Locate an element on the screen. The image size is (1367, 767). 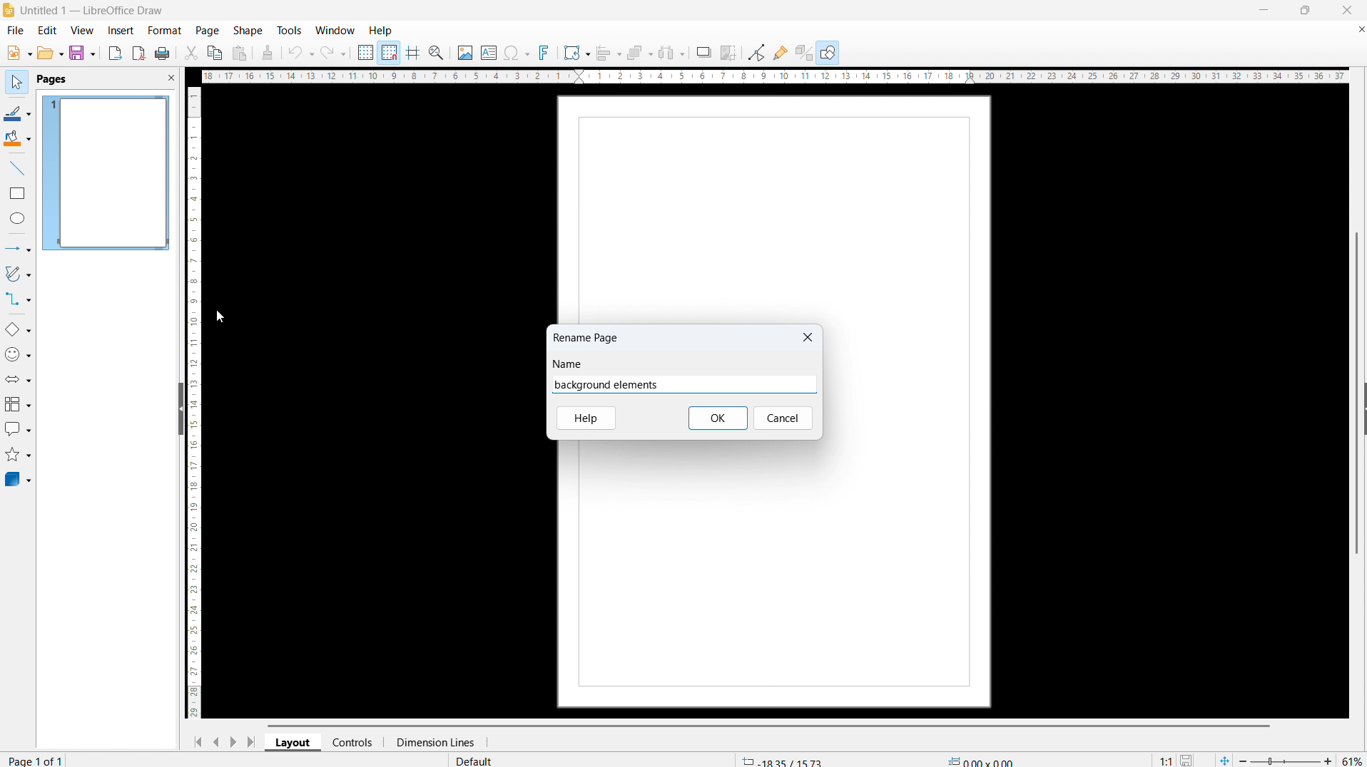
Close is located at coordinates (807, 334).